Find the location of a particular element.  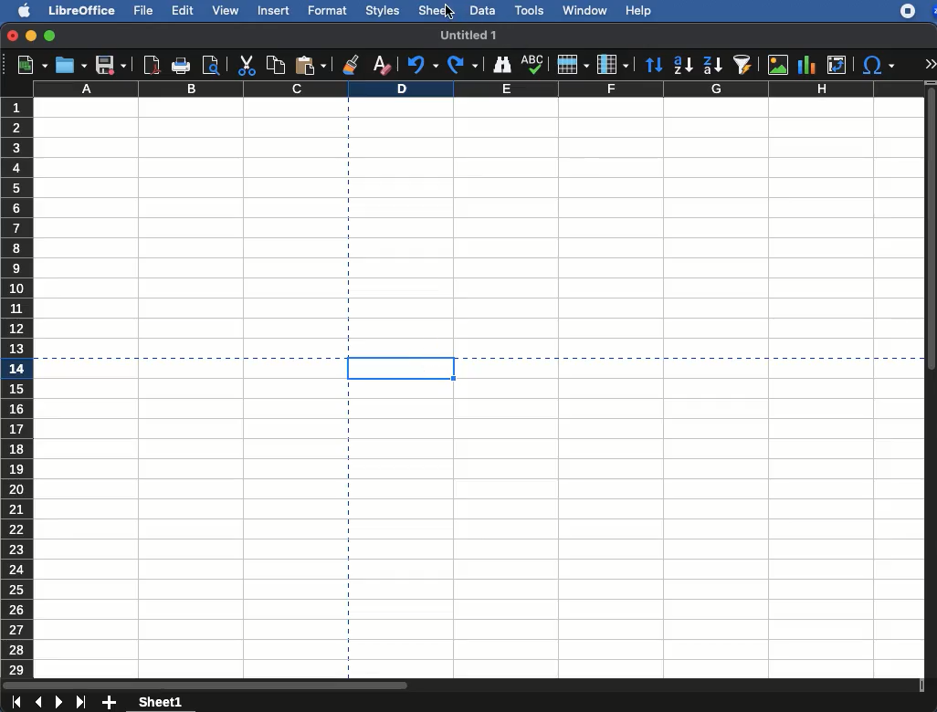

styles is located at coordinates (384, 10).